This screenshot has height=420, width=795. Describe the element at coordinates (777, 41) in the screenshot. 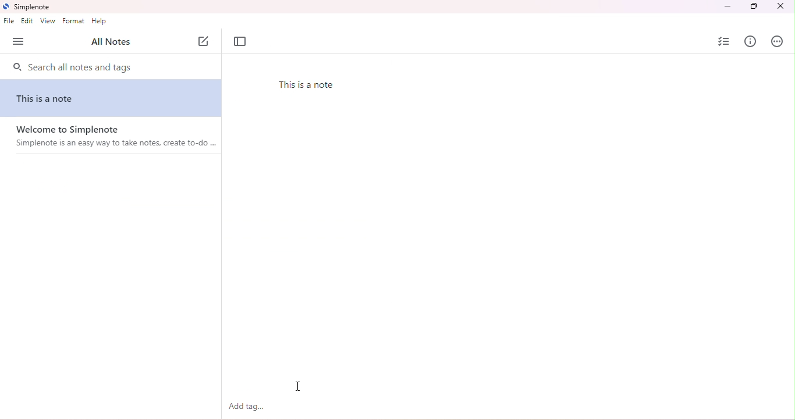

I see `options` at that location.